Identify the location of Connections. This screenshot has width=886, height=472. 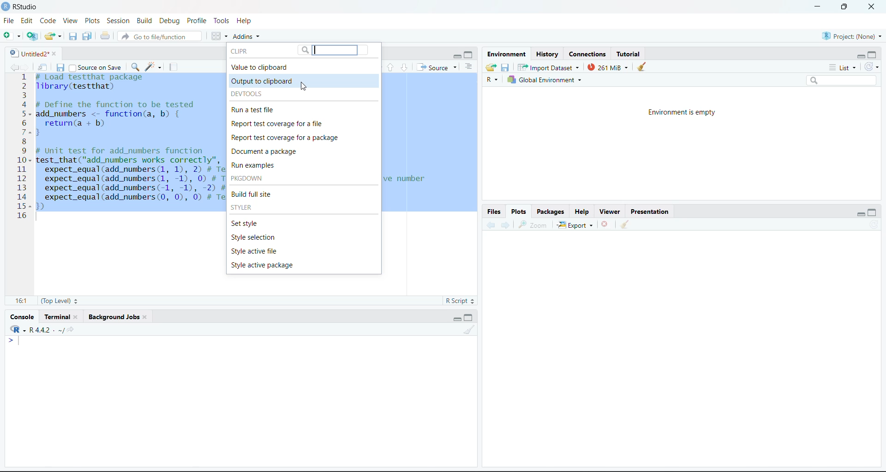
(587, 54).